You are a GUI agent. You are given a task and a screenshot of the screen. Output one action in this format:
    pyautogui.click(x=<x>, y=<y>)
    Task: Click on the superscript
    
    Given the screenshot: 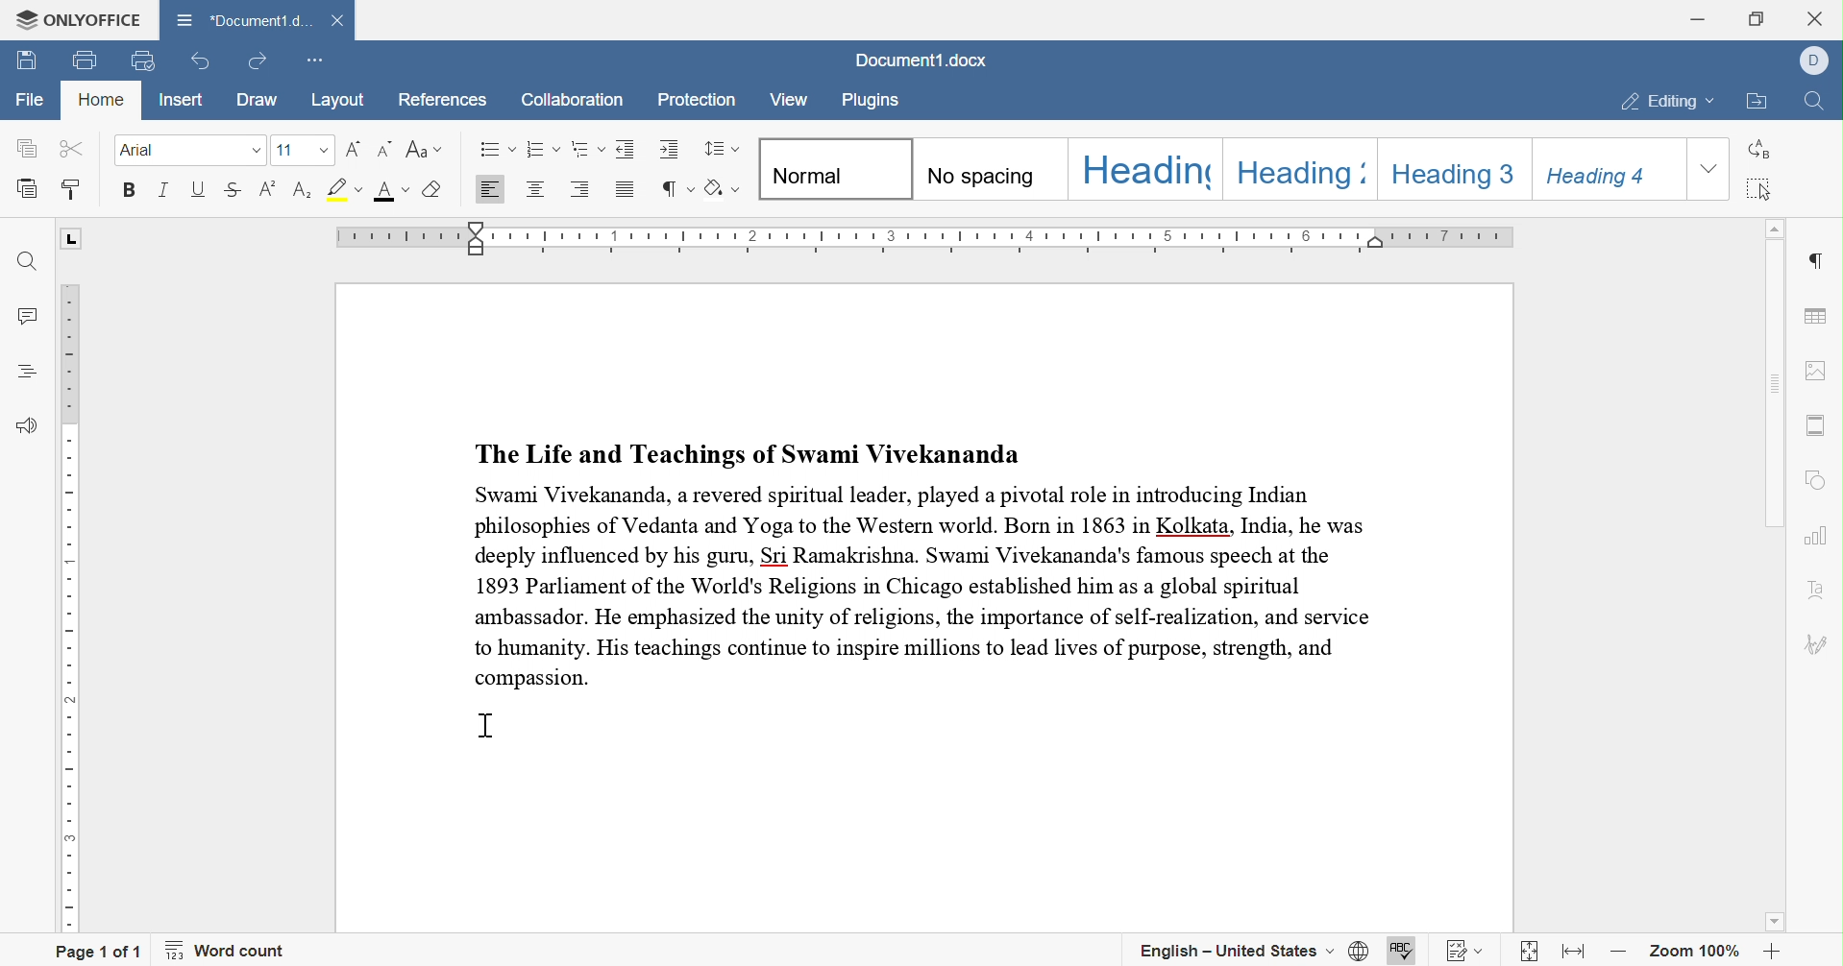 What is the action you would take?
    pyautogui.click(x=268, y=188)
    